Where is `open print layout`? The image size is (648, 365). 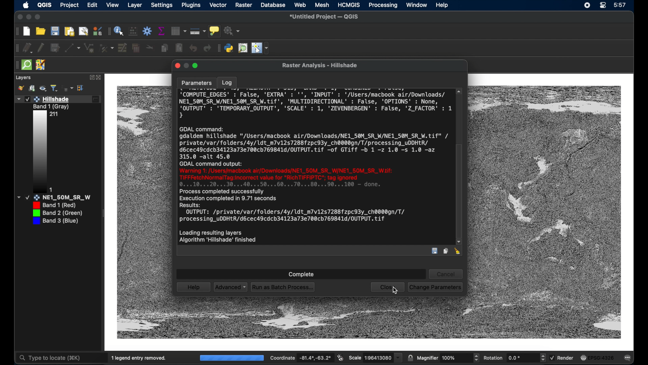 open print layout is located at coordinates (69, 31).